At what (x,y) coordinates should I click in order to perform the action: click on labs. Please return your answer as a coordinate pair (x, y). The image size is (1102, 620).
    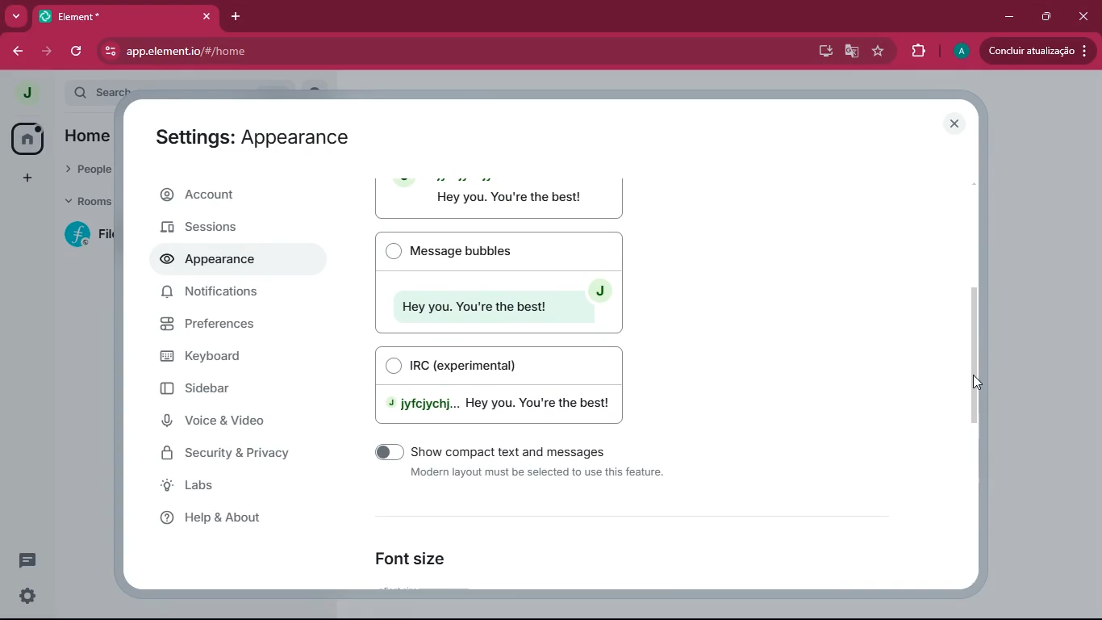
    Looking at the image, I should click on (227, 486).